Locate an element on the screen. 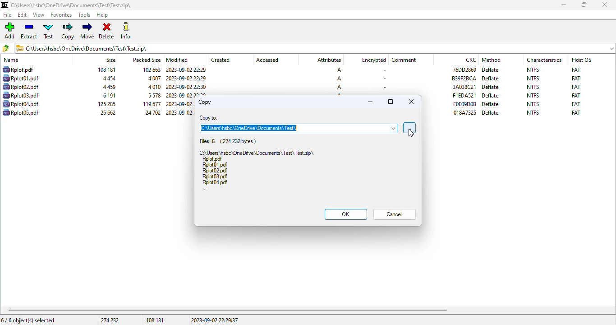  view is located at coordinates (39, 15).